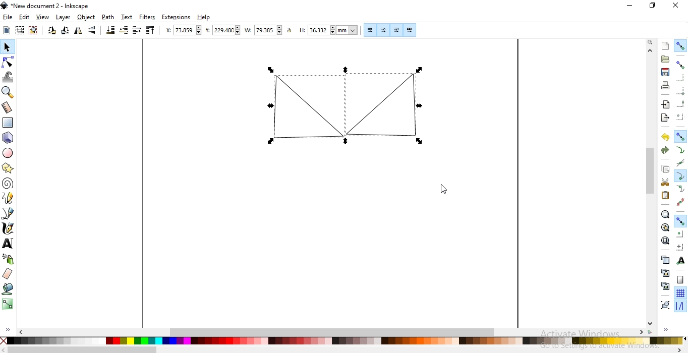 The height and width of the screenshot is (353, 688). I want to click on spray objects by sculpting or painting, so click(9, 260).